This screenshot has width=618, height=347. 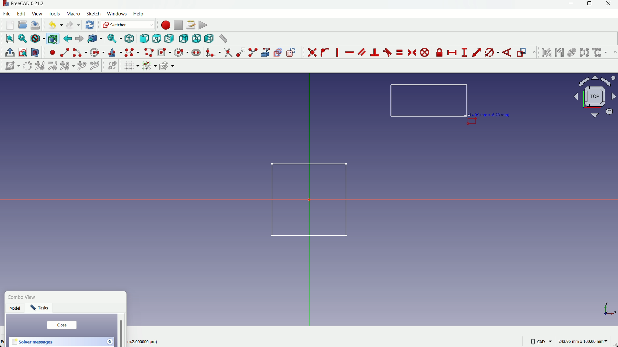 What do you see at coordinates (94, 39) in the screenshot?
I see `link to the object` at bounding box center [94, 39].